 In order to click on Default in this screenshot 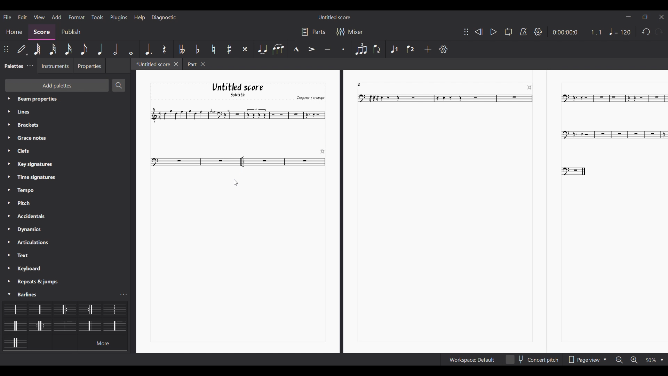, I will do `click(22, 49)`.